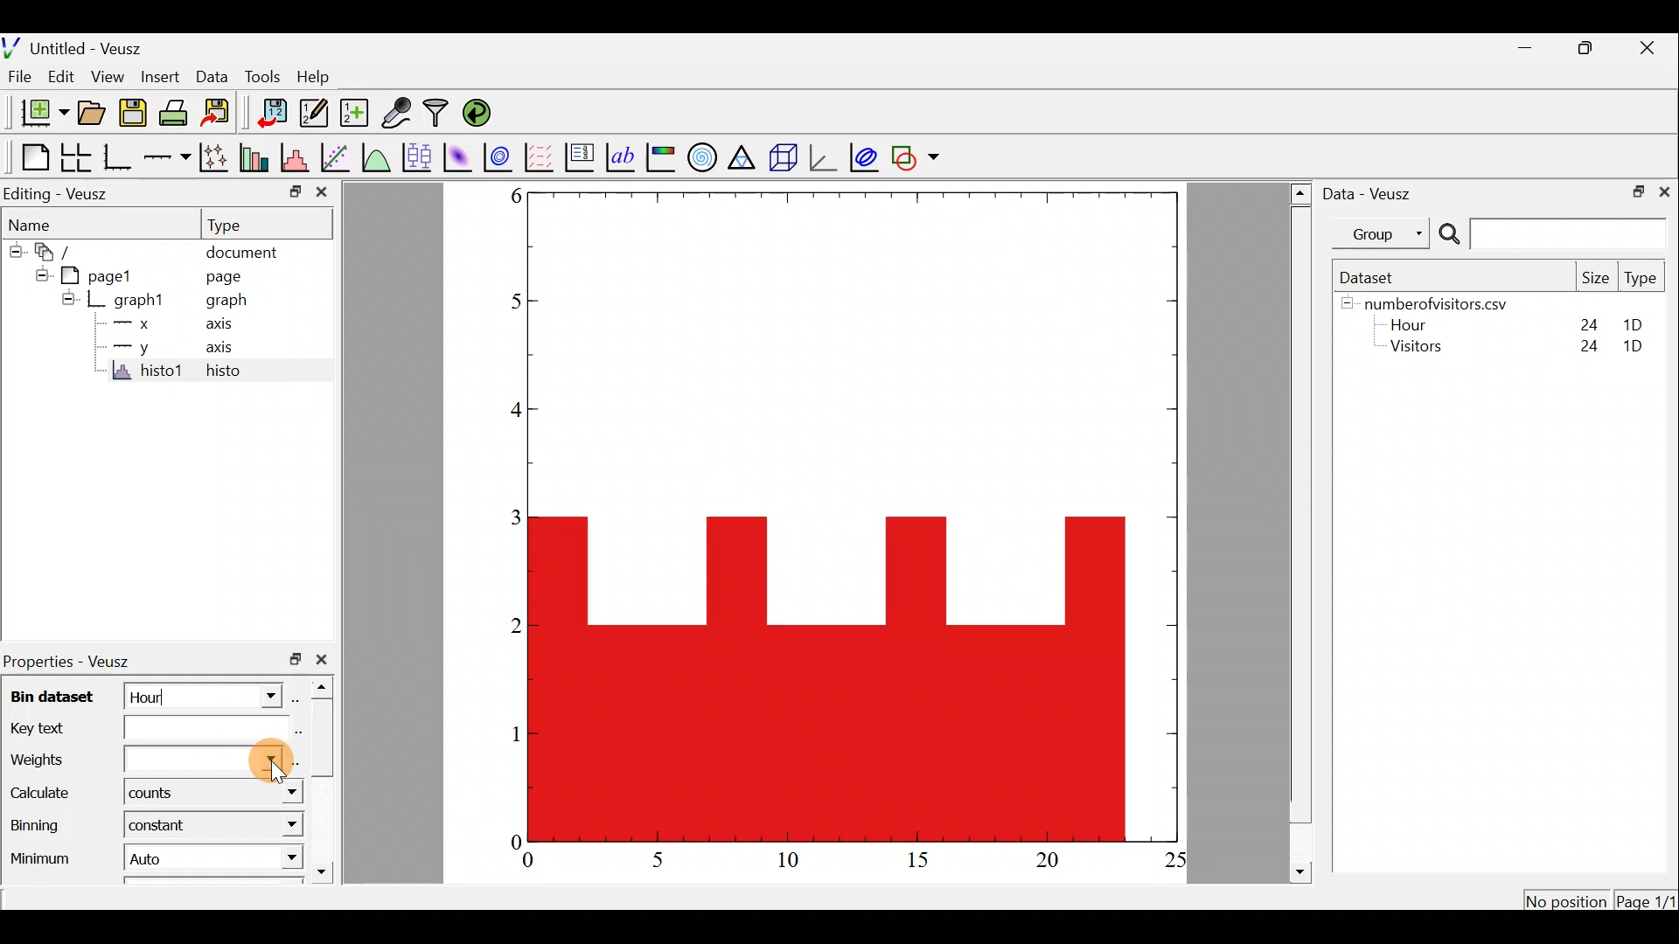  What do you see at coordinates (621, 156) in the screenshot?
I see `text label` at bounding box center [621, 156].